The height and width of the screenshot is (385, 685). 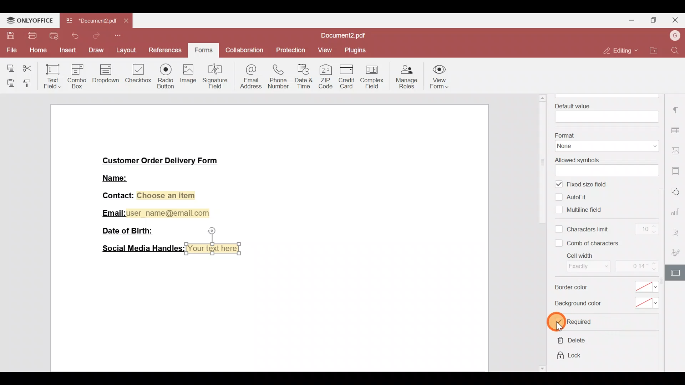 What do you see at coordinates (91, 22) in the screenshot?
I see `Document2.pdf` at bounding box center [91, 22].